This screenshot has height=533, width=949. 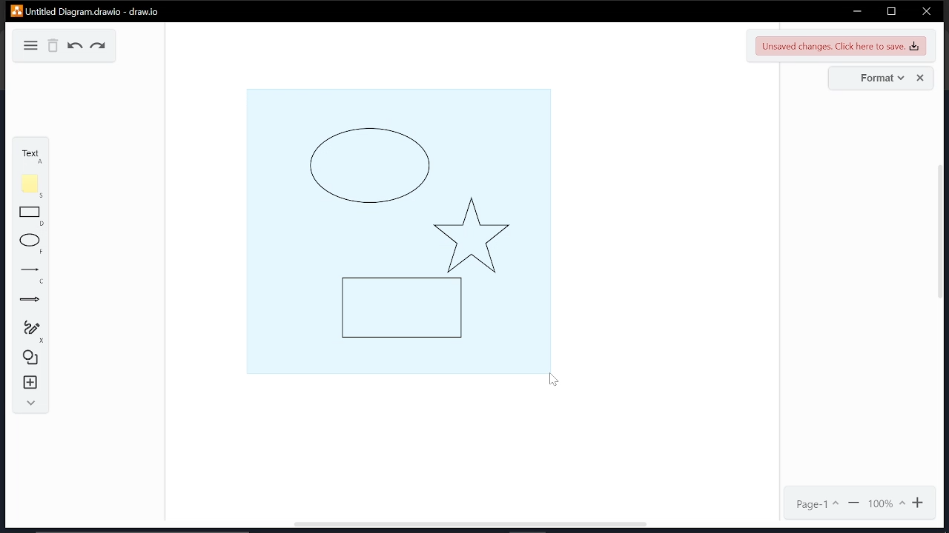 I want to click on minimize, so click(x=857, y=11).